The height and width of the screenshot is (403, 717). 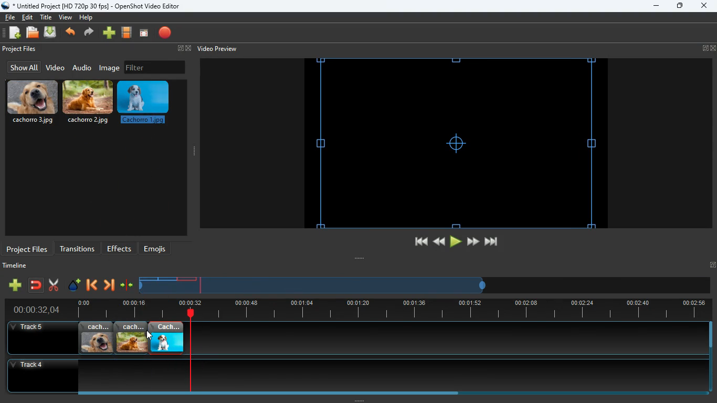 I want to click on cachorro.2.jpg, so click(x=131, y=338).